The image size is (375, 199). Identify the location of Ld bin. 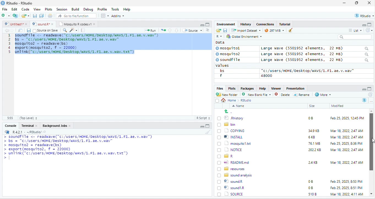
(227, 124).